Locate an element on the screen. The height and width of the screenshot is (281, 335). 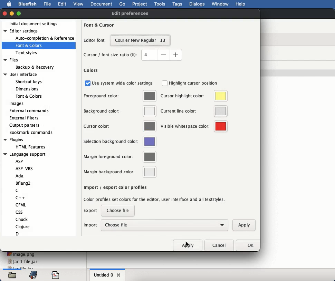
plugins  is located at coordinates (26, 143).